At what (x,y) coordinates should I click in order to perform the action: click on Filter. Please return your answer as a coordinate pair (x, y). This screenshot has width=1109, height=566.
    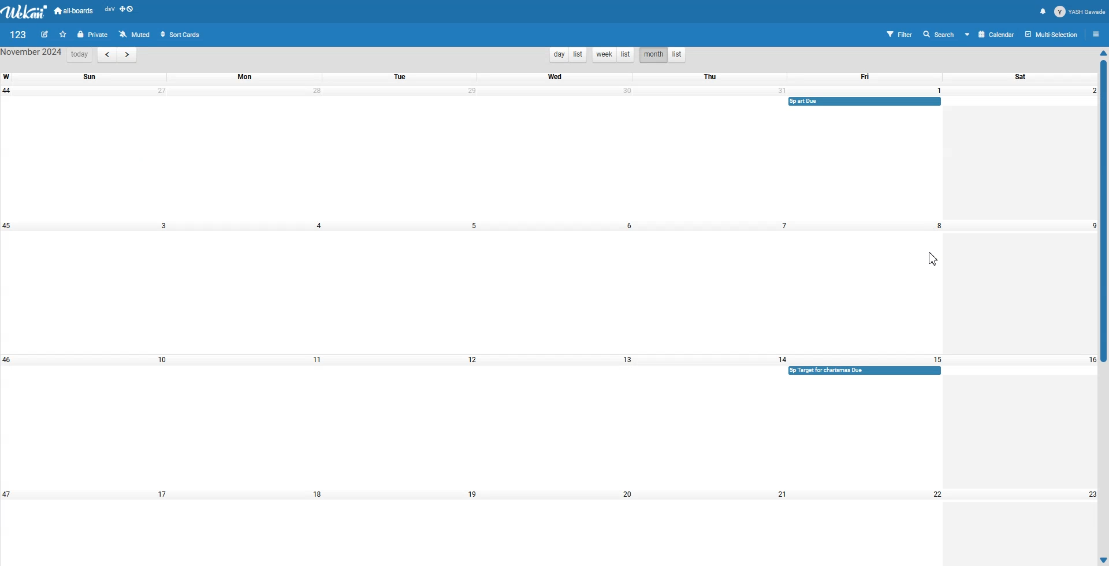
    Looking at the image, I should click on (894, 33).